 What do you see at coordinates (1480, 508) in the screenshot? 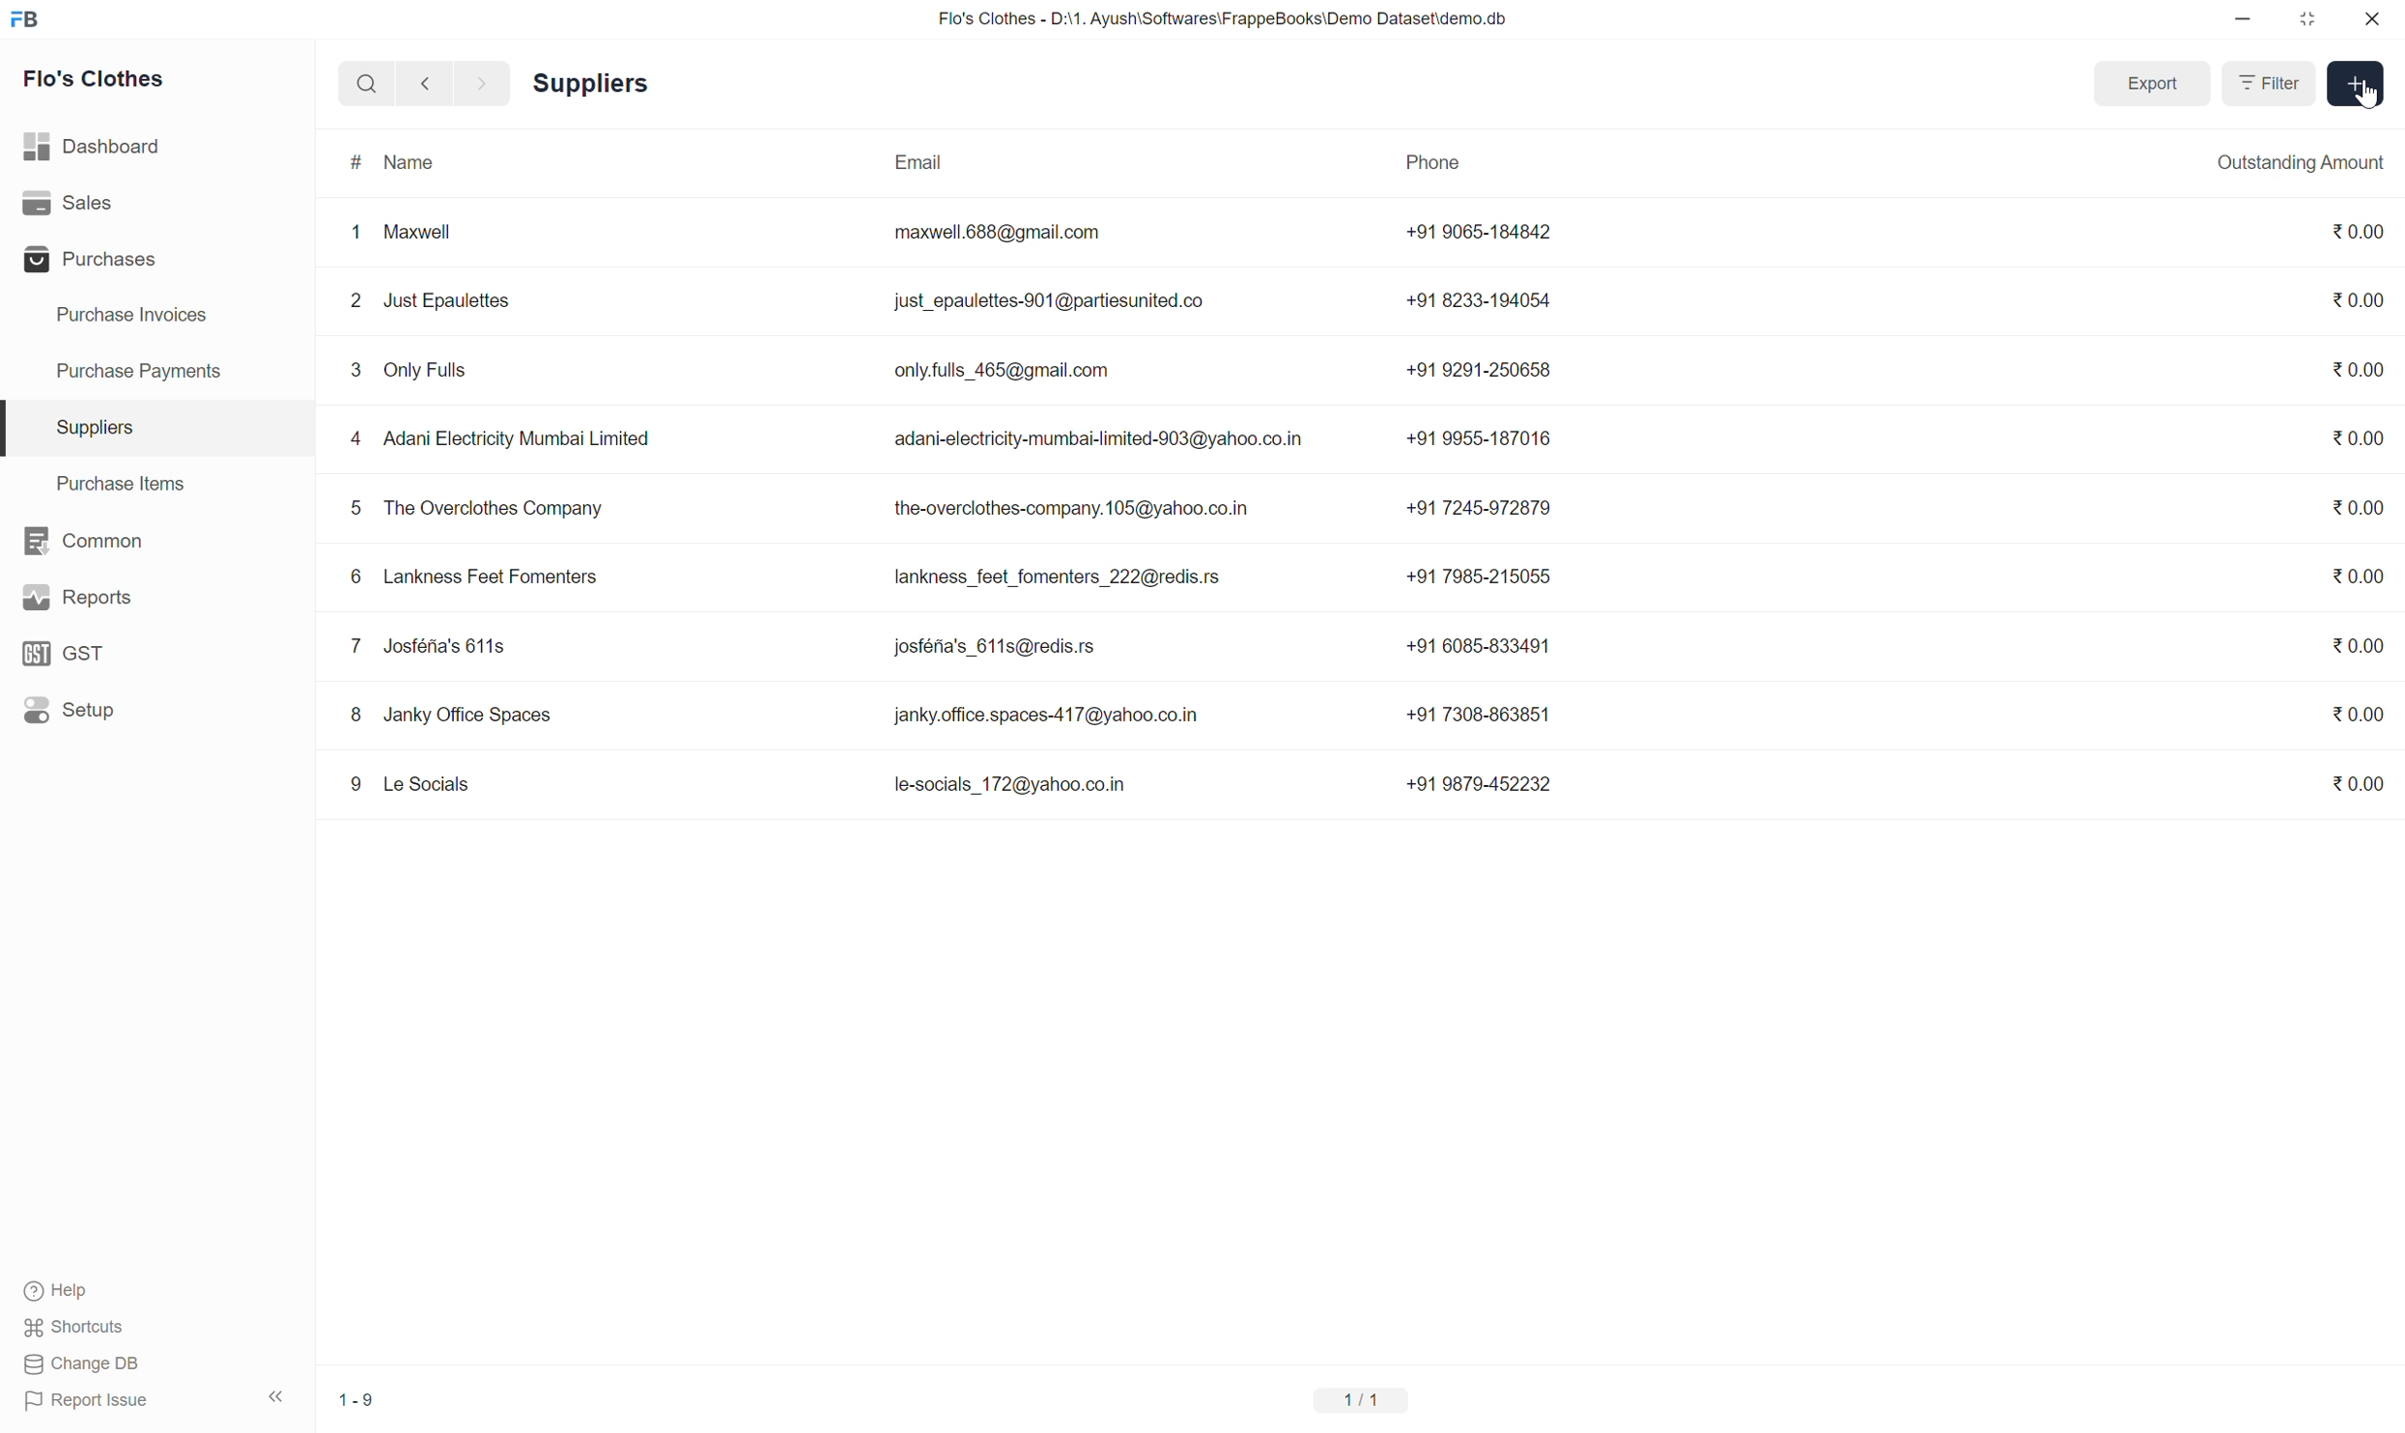
I see `+91 7245-972879` at bounding box center [1480, 508].